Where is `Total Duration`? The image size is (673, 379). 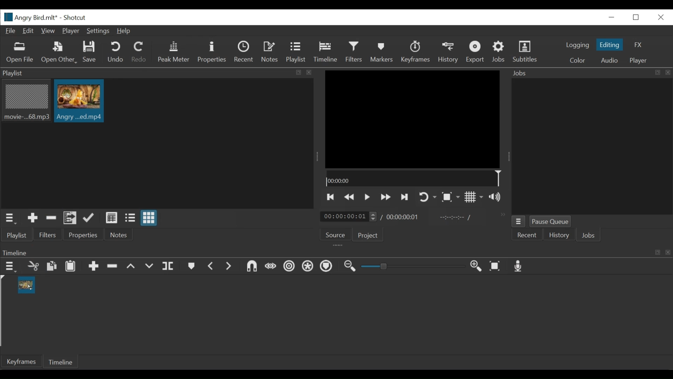
Total Duration is located at coordinates (403, 217).